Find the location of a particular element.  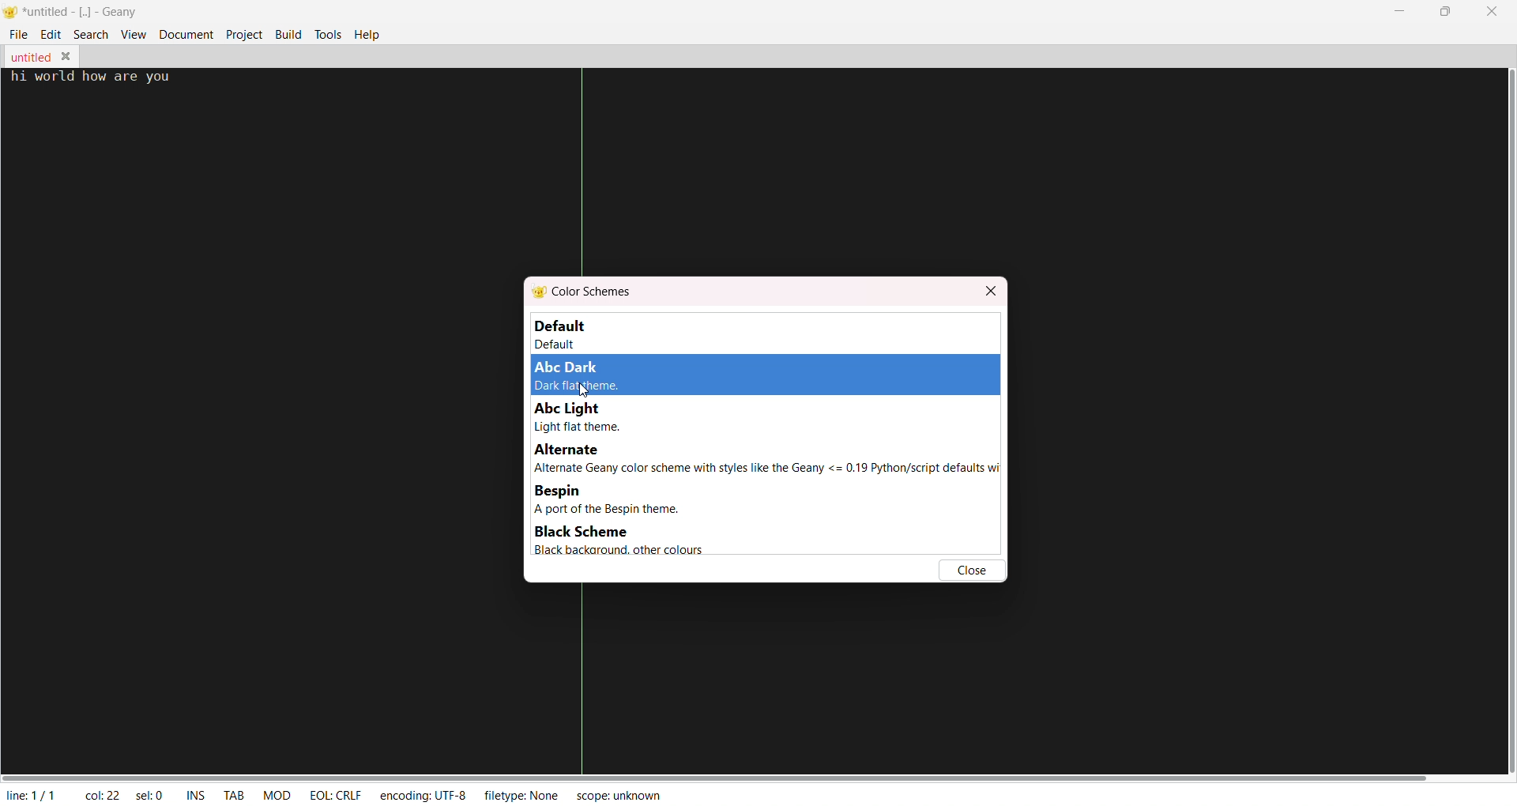

file is located at coordinates (15, 35).